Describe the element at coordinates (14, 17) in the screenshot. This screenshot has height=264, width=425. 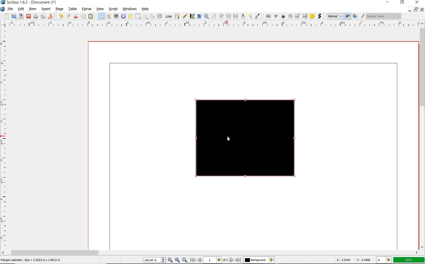
I see `open` at that location.